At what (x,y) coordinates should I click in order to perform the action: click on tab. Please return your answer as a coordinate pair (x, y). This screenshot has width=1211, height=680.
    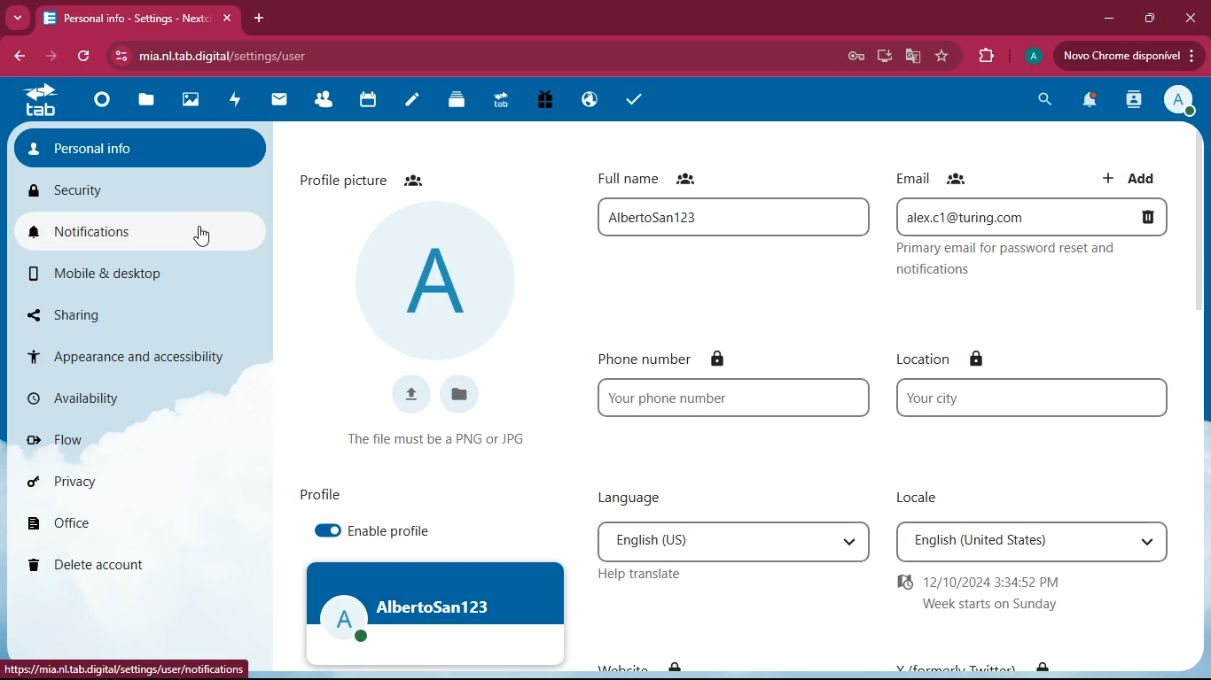
    Looking at the image, I should click on (499, 103).